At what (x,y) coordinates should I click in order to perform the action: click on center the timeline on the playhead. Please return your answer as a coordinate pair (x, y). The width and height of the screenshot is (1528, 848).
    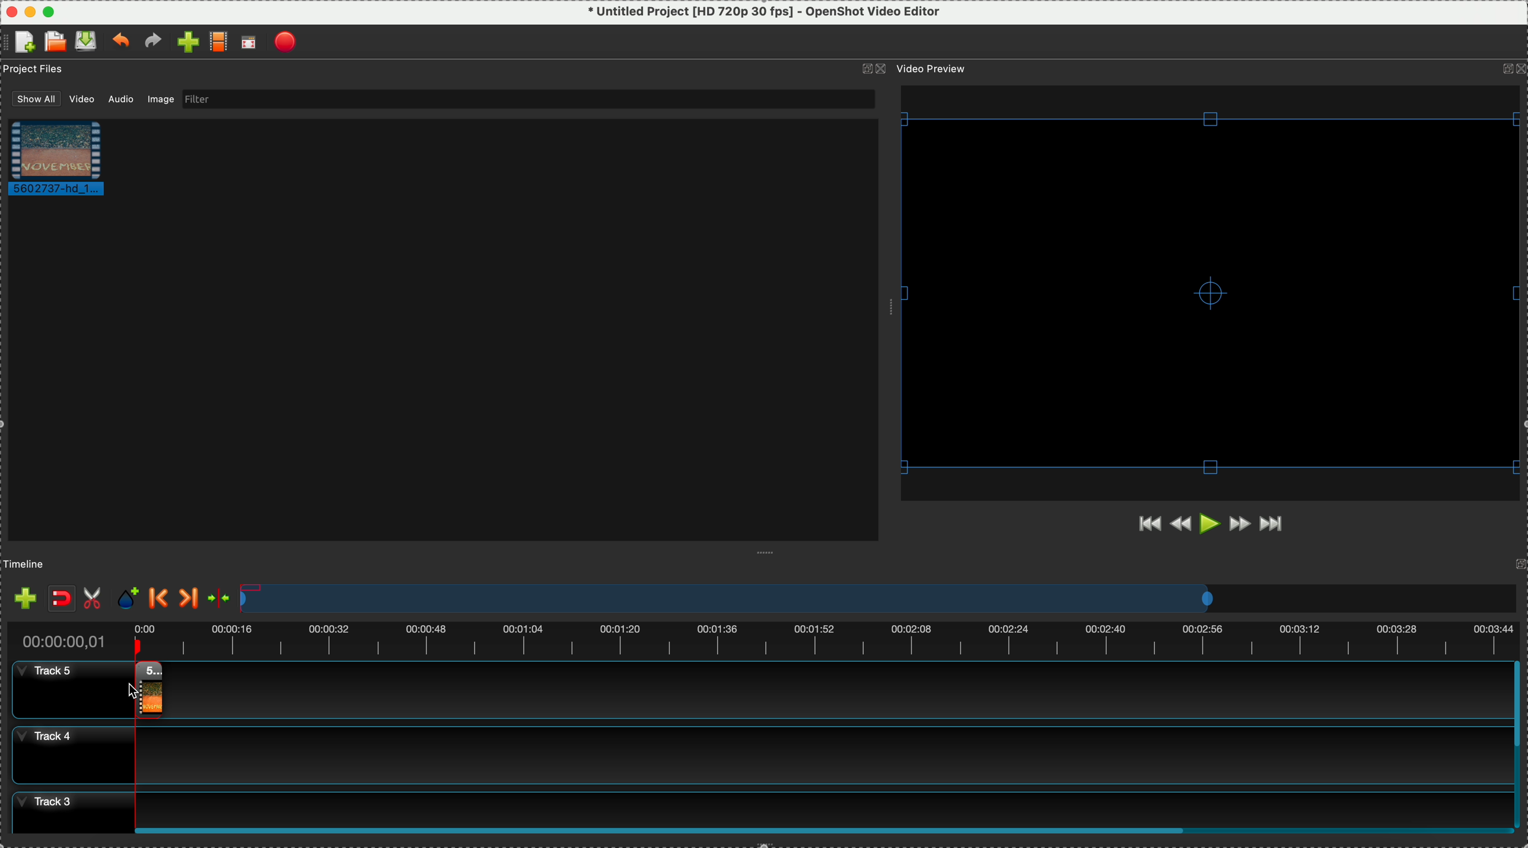
    Looking at the image, I should click on (221, 598).